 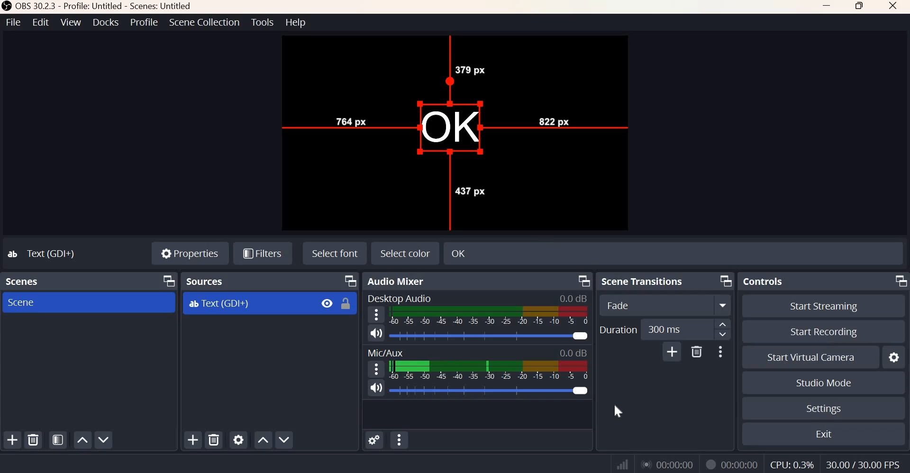 What do you see at coordinates (167, 281) in the screenshot?
I see `Dock Options icon` at bounding box center [167, 281].